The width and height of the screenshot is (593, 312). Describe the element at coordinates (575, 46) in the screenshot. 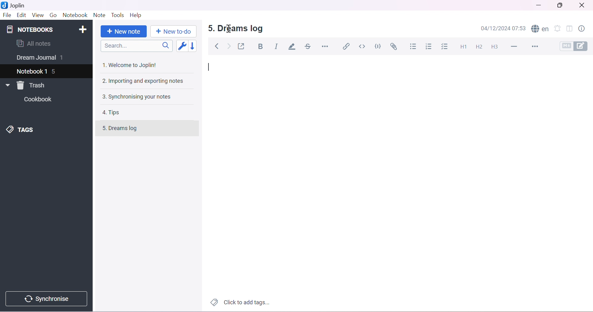

I see `Toggle editors` at that location.